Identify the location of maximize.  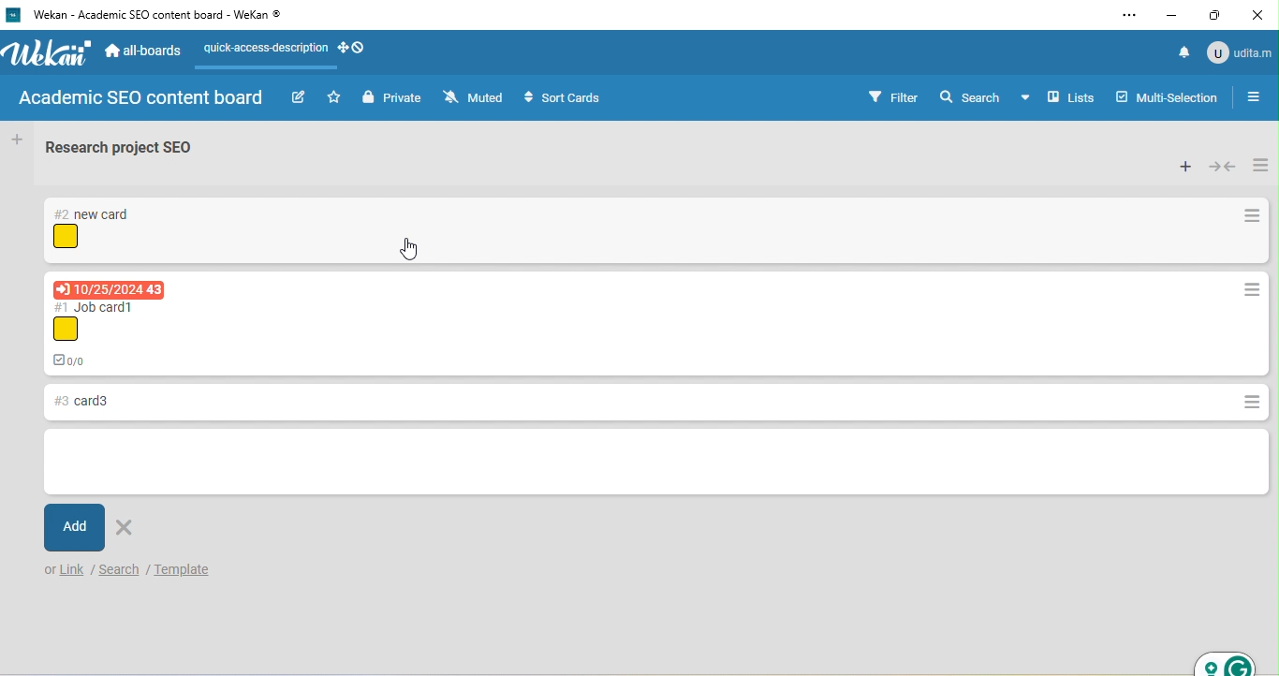
(1217, 17).